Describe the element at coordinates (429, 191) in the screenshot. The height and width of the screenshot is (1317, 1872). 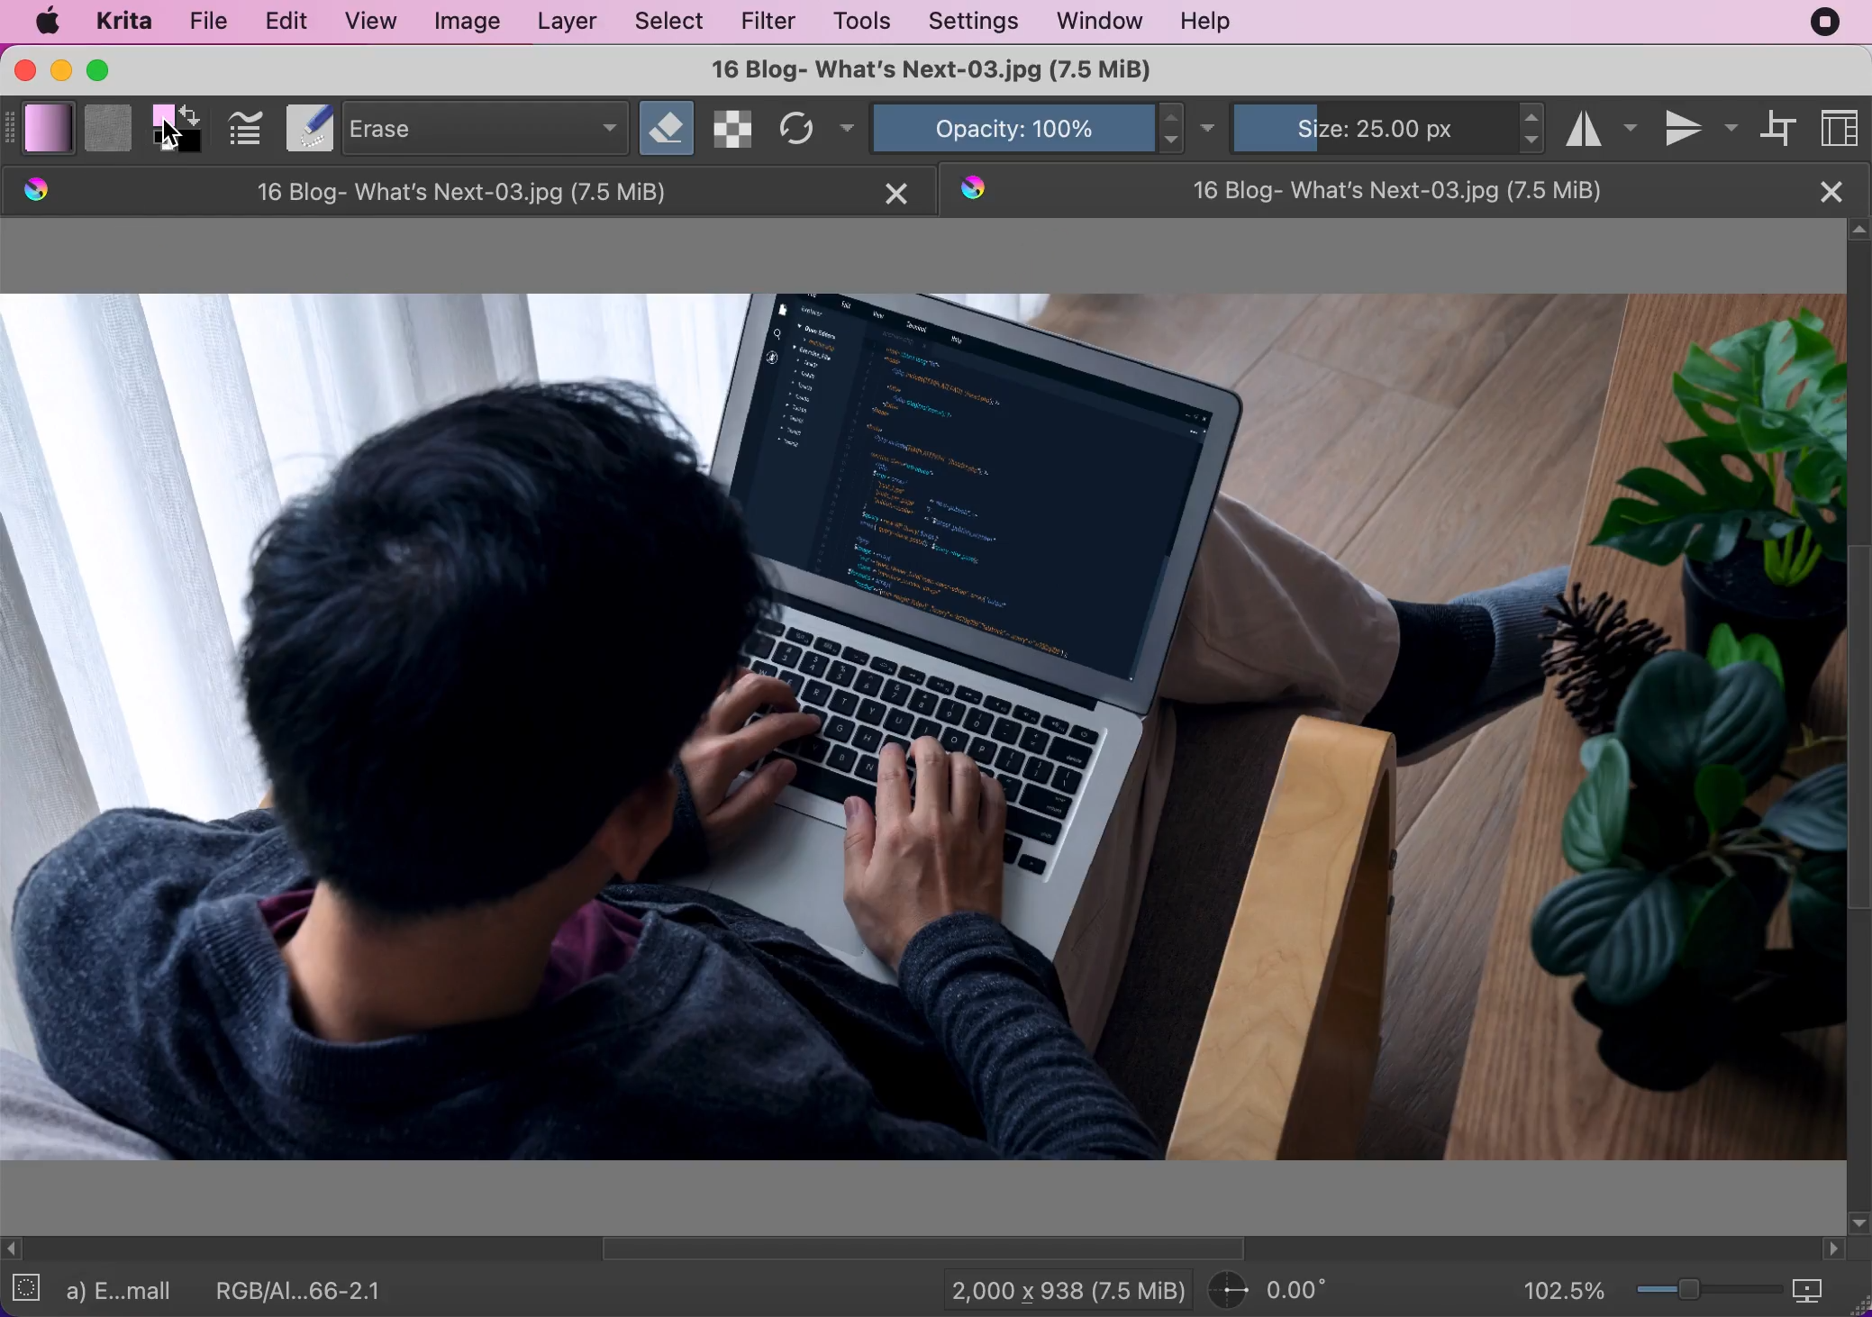
I see `16 Blog- What's Next-03.jpg (7.5 MiB)` at that location.